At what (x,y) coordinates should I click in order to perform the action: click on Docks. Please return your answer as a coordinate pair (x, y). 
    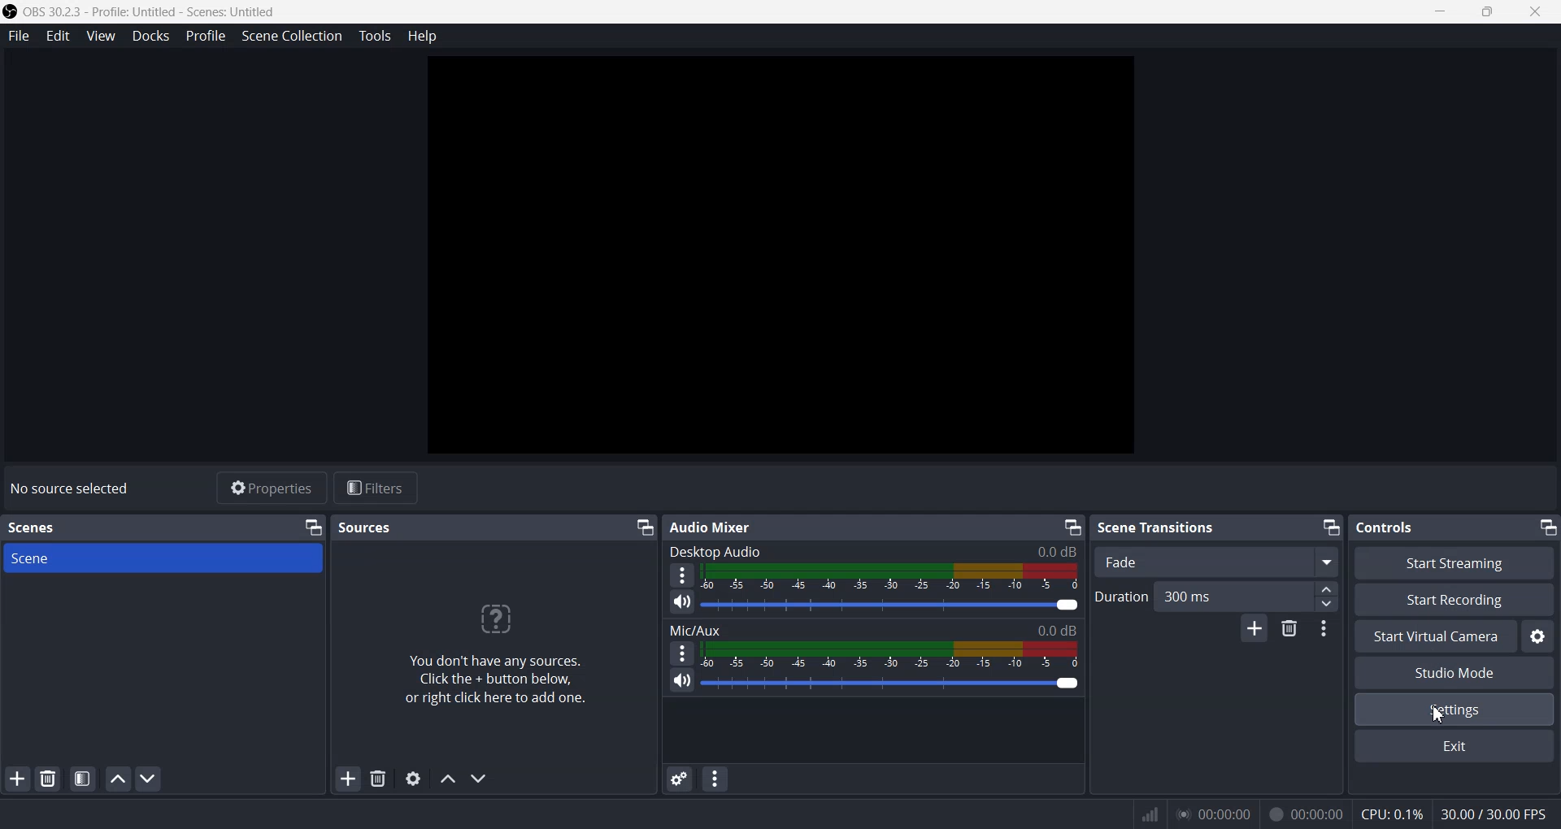
    Looking at the image, I should click on (150, 37).